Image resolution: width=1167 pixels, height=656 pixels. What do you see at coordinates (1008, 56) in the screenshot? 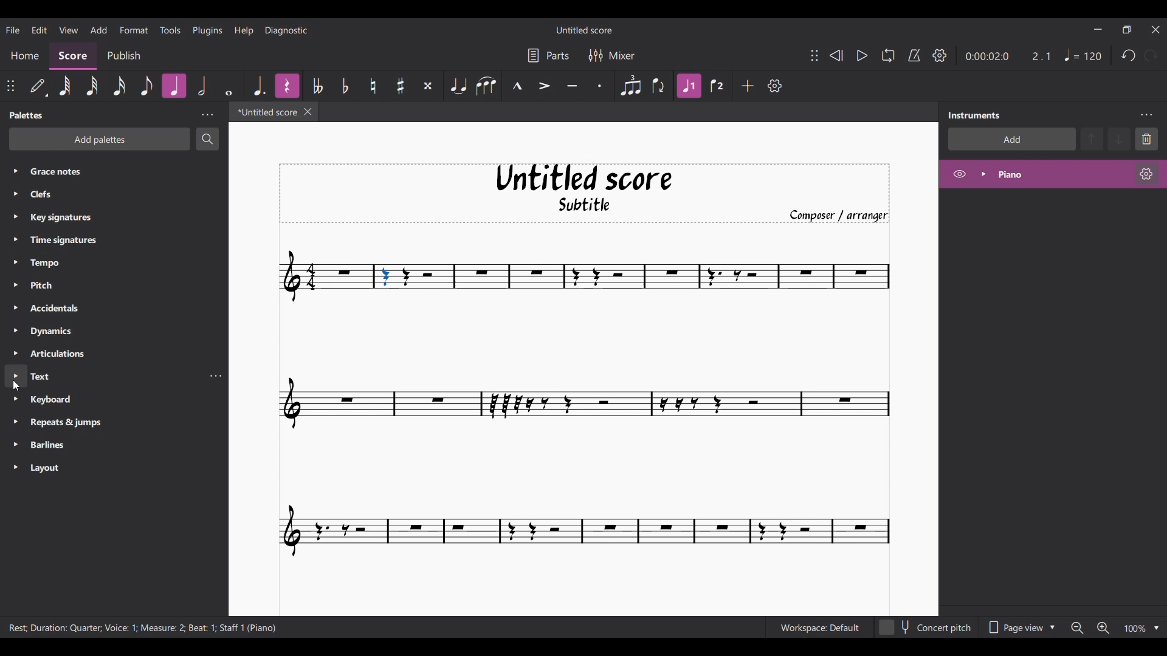
I see `Duration changed after selecting note on score` at bounding box center [1008, 56].